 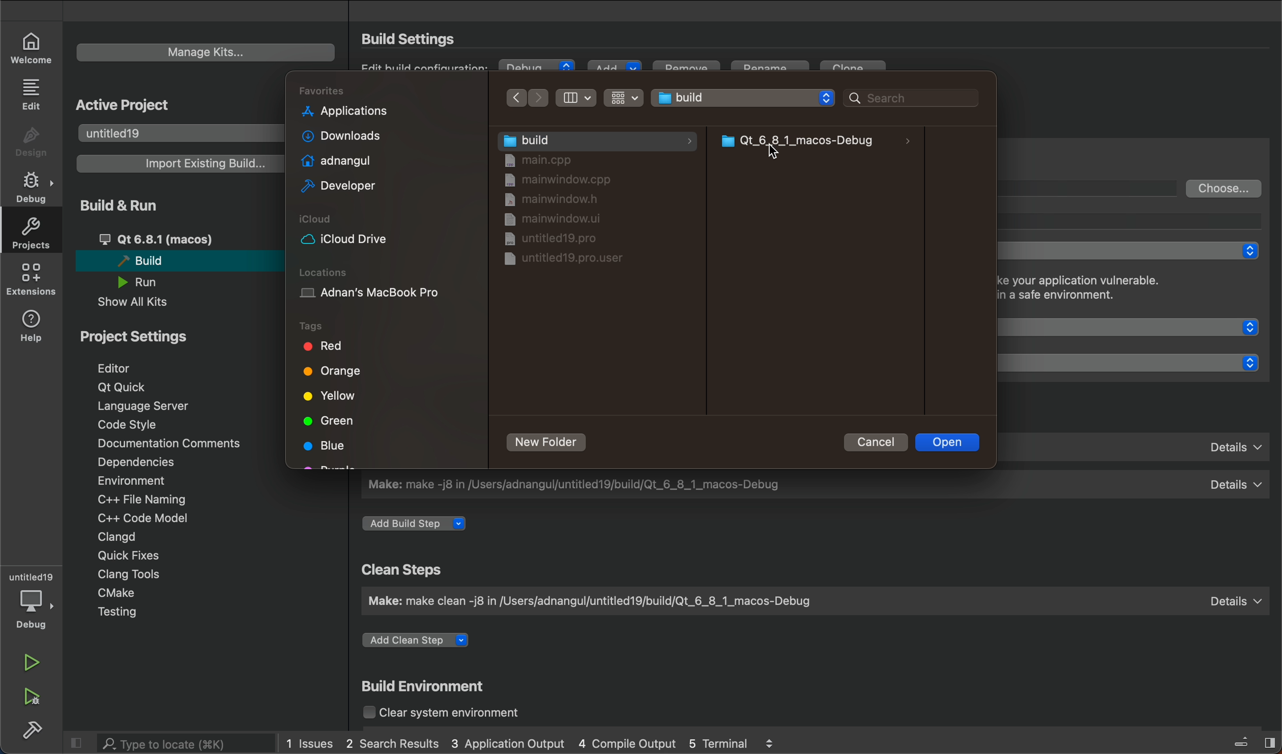 I want to click on edit build configuration , so click(x=427, y=67).